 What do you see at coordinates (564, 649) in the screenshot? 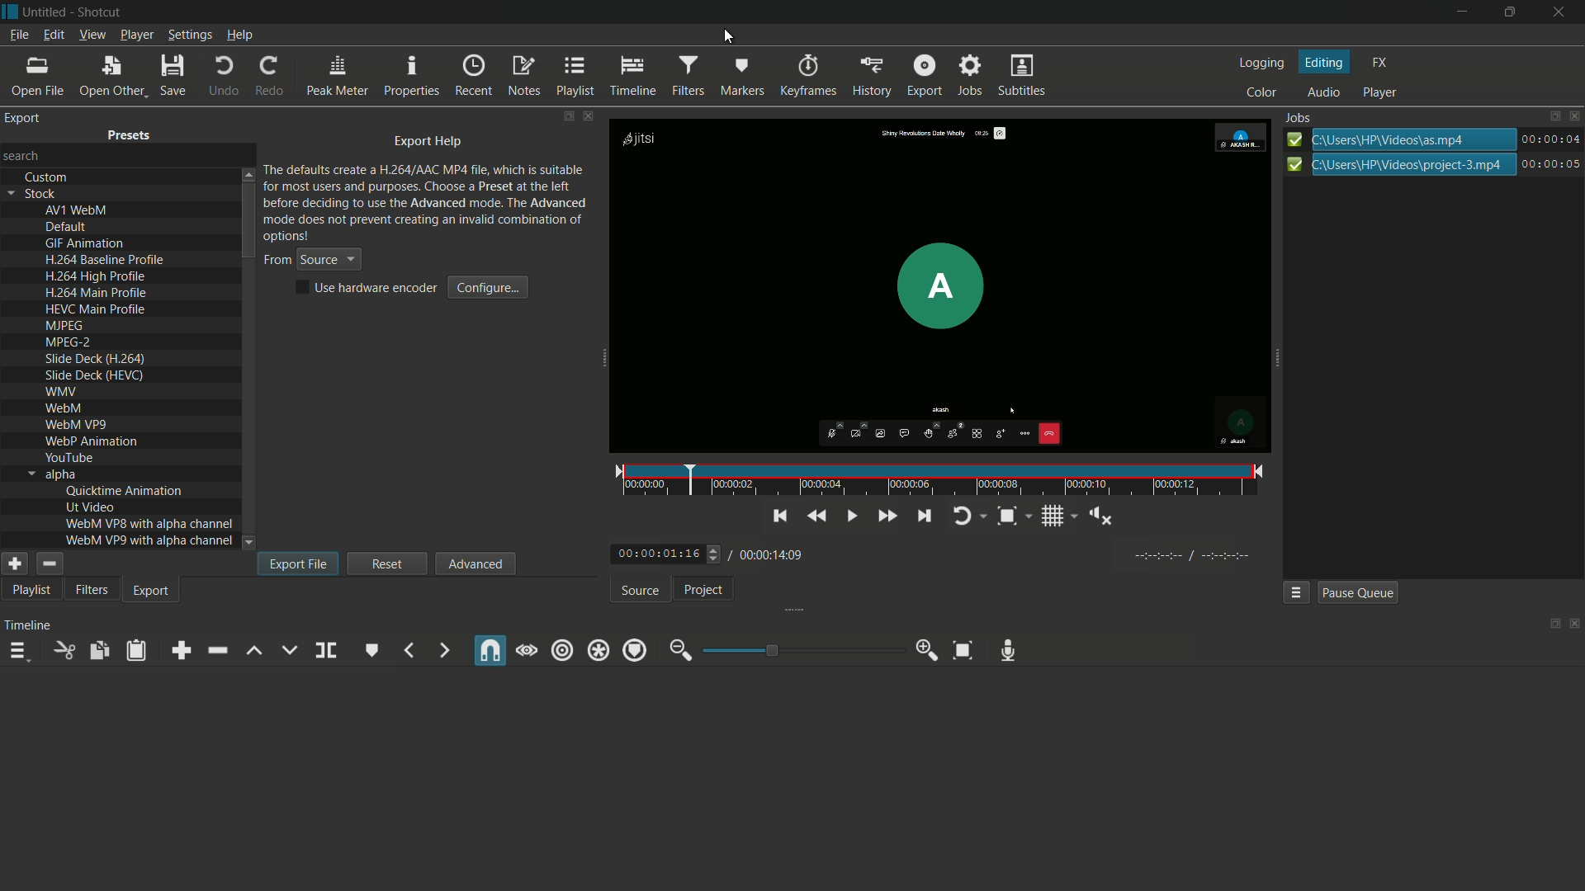
I see `ripple` at bounding box center [564, 649].